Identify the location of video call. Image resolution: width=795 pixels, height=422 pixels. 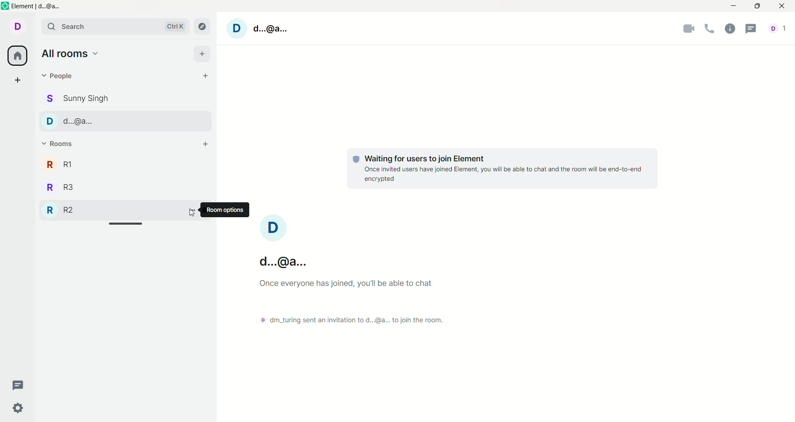
(689, 30).